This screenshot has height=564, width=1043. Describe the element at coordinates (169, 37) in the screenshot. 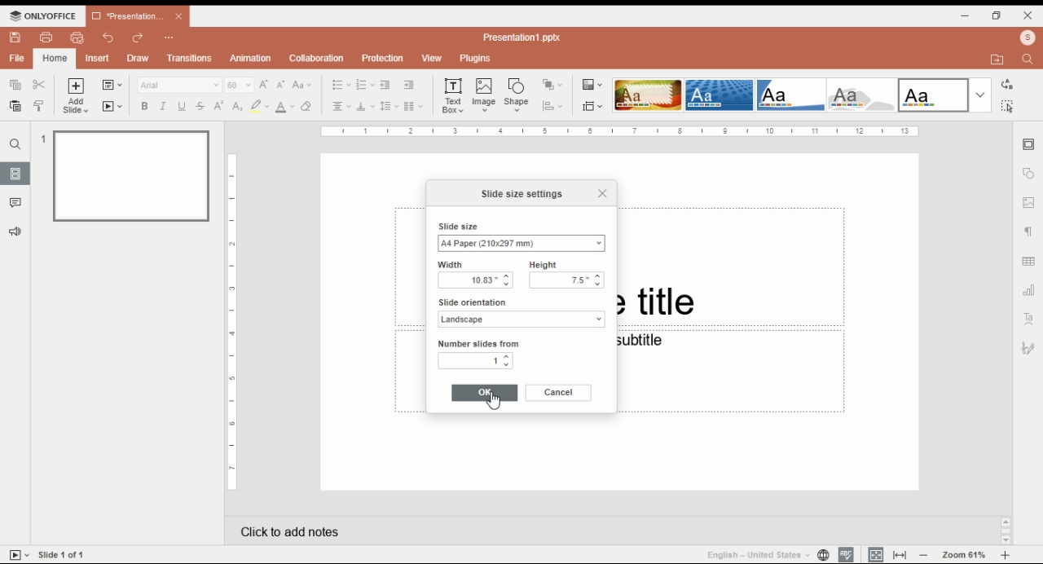

I see `Customize quick access` at that location.